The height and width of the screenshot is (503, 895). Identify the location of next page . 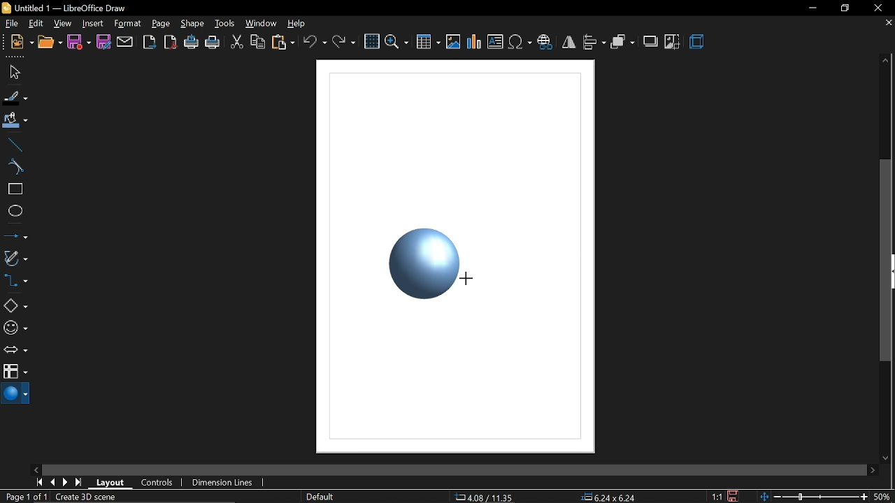
(67, 481).